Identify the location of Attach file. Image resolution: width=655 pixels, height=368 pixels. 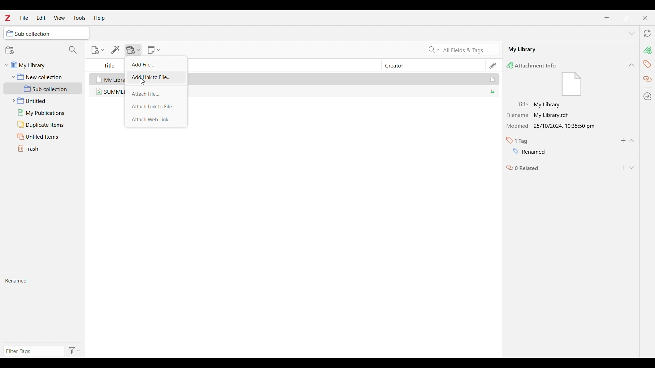
(156, 94).